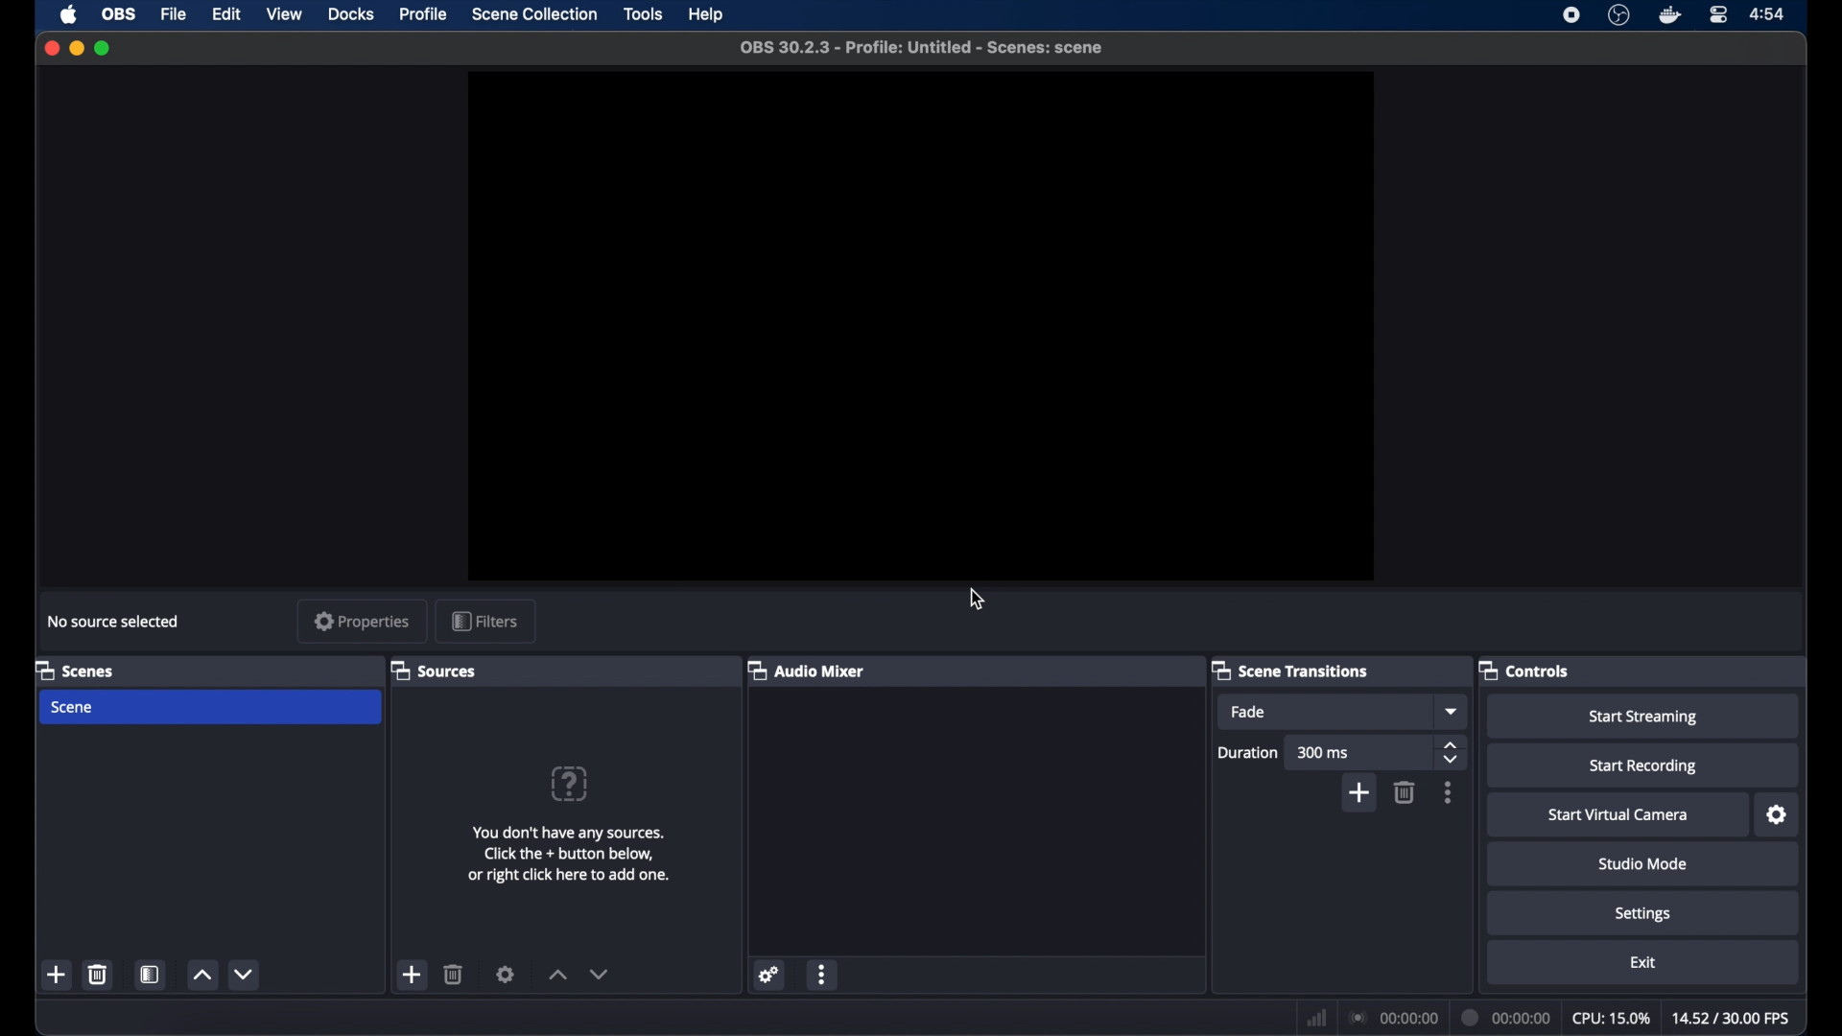 The height and width of the screenshot is (1036, 1842). Describe the element at coordinates (767, 976) in the screenshot. I see `settings` at that location.